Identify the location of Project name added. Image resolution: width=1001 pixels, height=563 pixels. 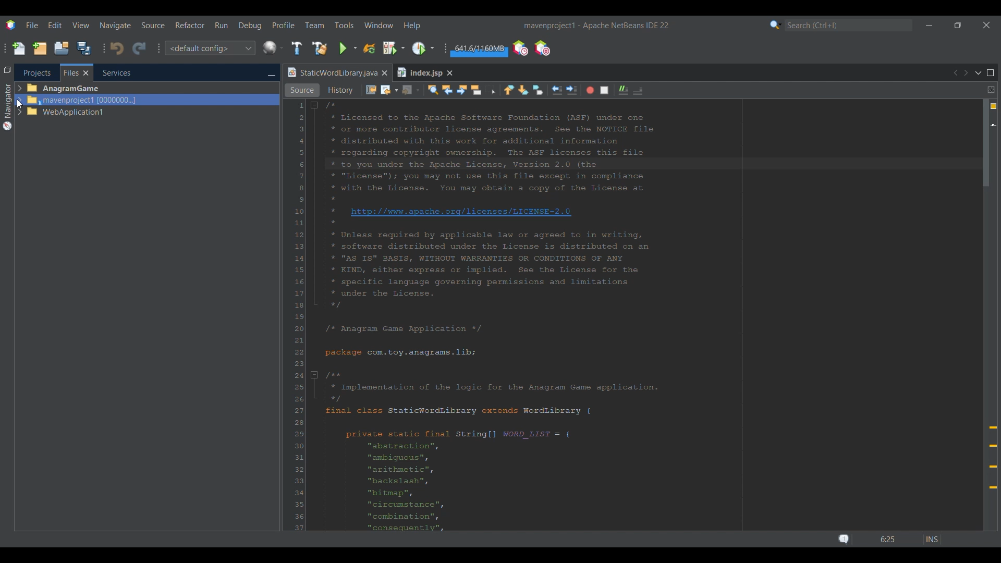
(596, 26).